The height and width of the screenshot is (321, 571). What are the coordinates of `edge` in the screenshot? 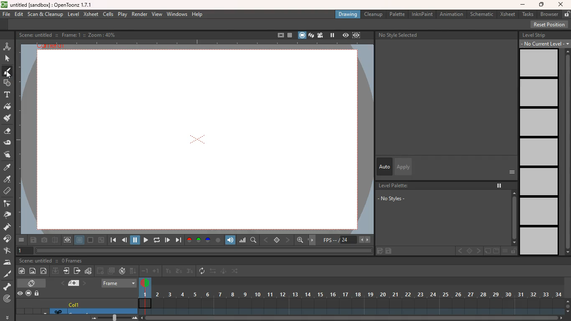 It's located at (8, 204).